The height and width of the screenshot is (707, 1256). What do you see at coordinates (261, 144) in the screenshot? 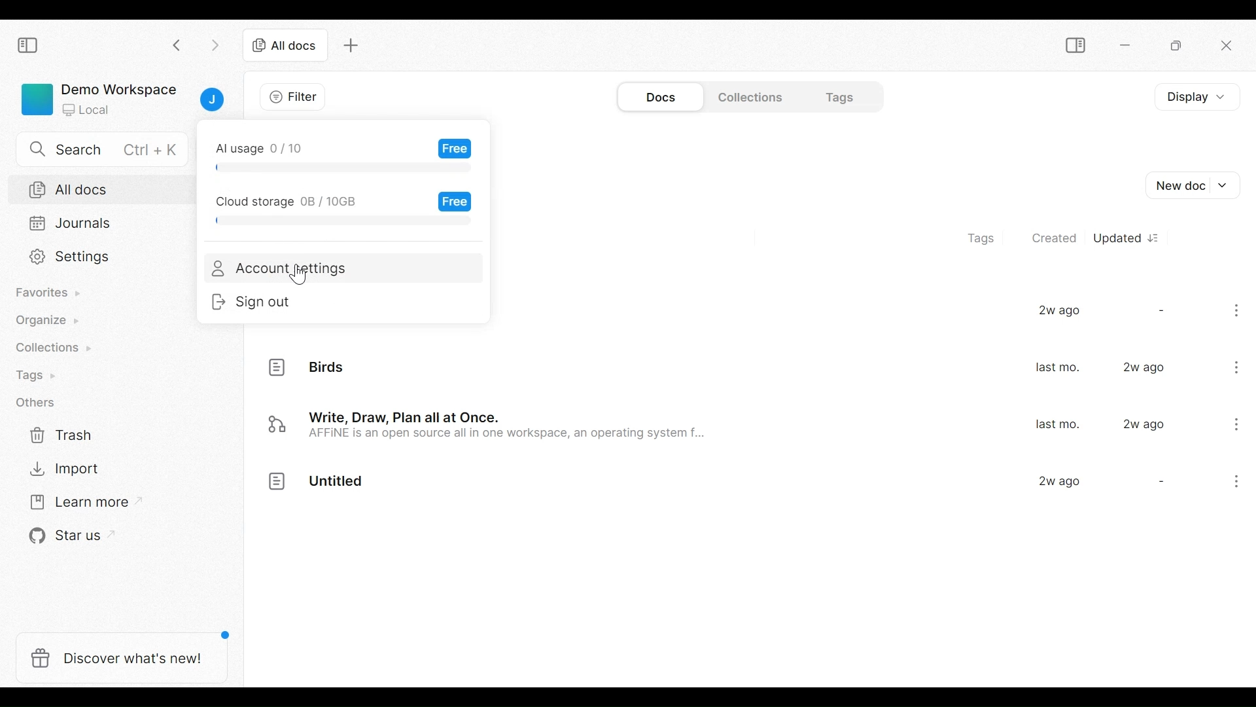
I see `AI usage 0/10` at bounding box center [261, 144].